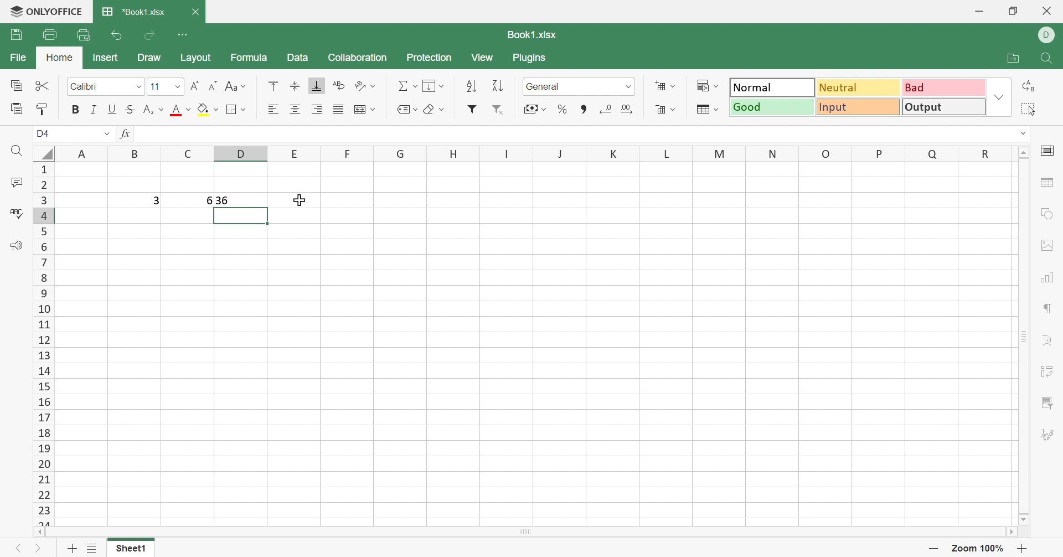 The image size is (1063, 557). I want to click on Insert cells, so click(667, 85).